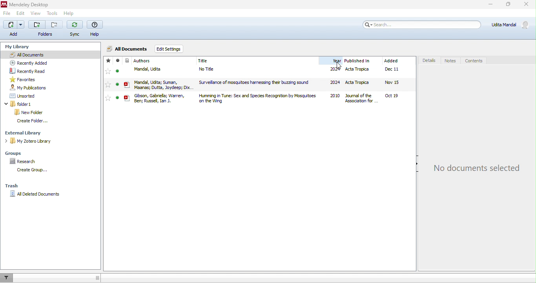 The height and width of the screenshot is (283, 536). What do you see at coordinates (20, 46) in the screenshot?
I see `my library` at bounding box center [20, 46].